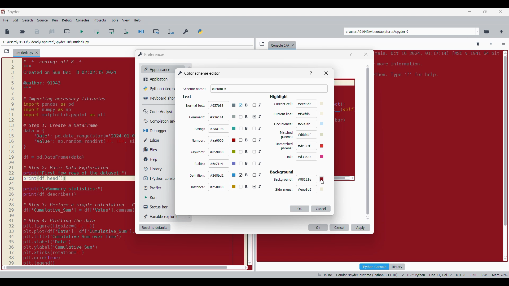 This screenshot has width=509, height=286. I want to click on Debug selection/current line, so click(170, 32).